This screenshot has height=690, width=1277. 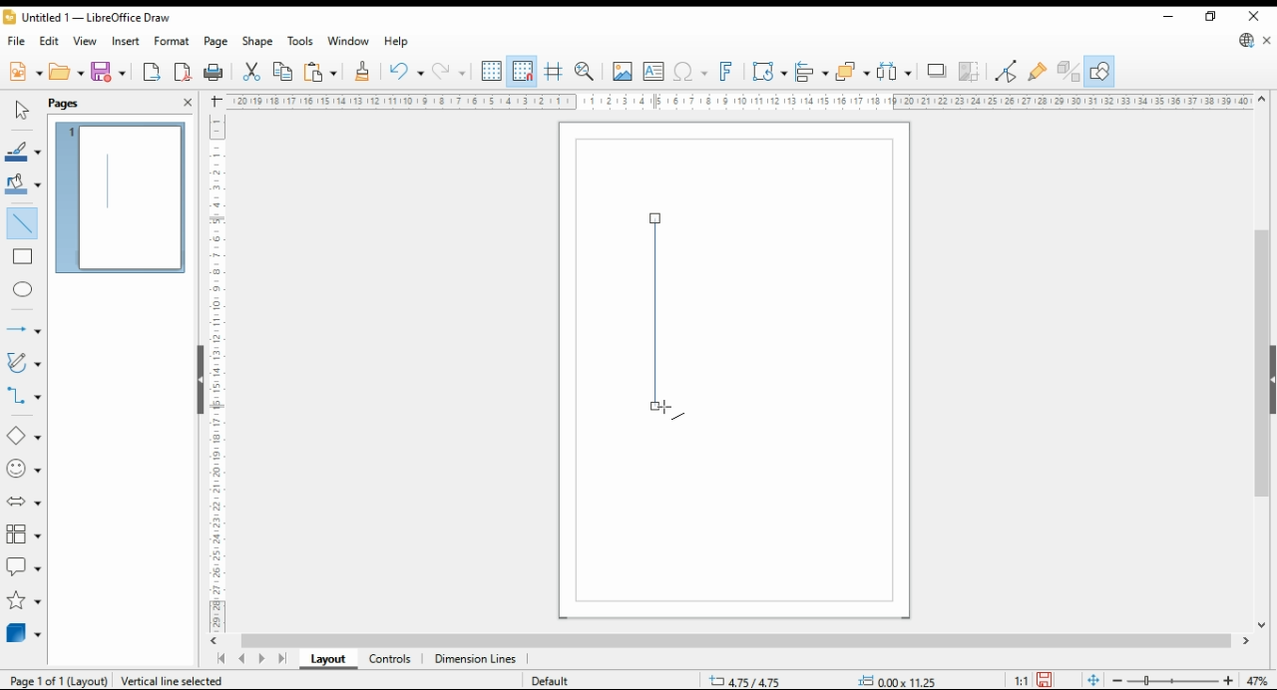 What do you see at coordinates (23, 331) in the screenshot?
I see `lines and arrows` at bounding box center [23, 331].